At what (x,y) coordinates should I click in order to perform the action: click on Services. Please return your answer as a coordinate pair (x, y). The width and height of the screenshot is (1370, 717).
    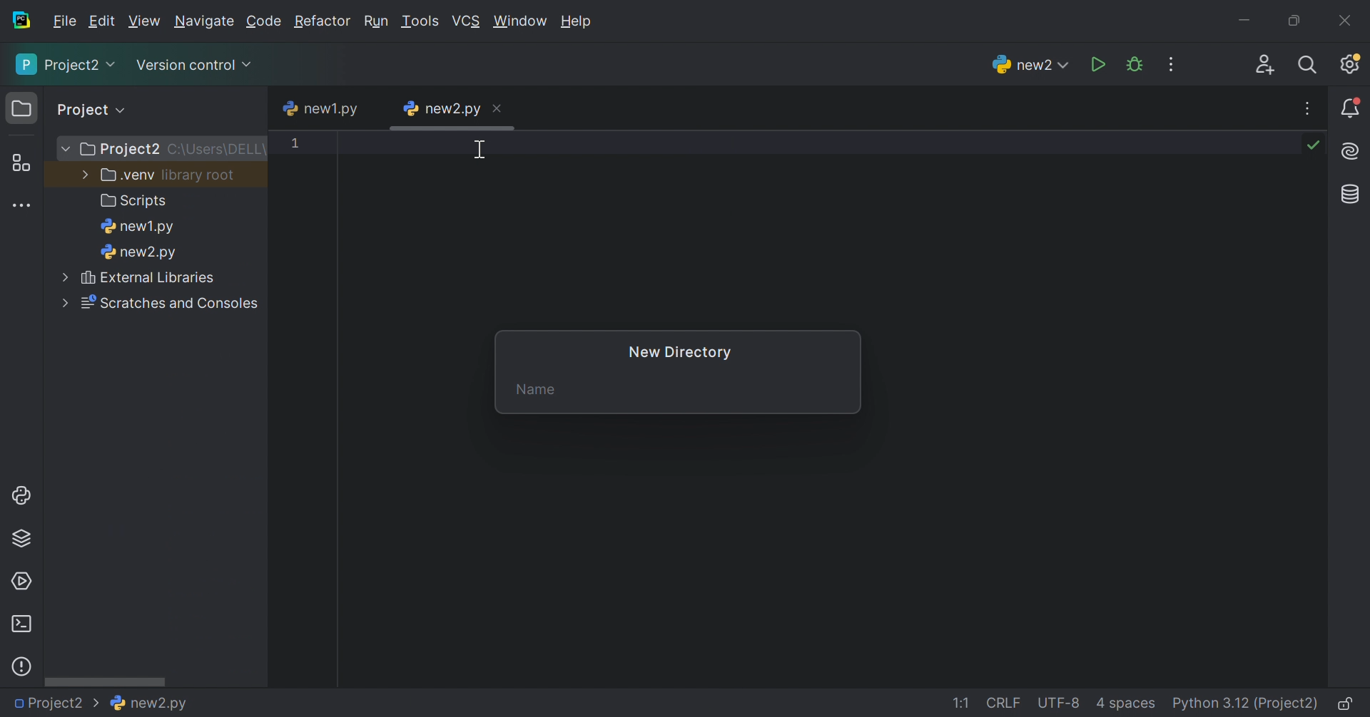
    Looking at the image, I should click on (22, 580).